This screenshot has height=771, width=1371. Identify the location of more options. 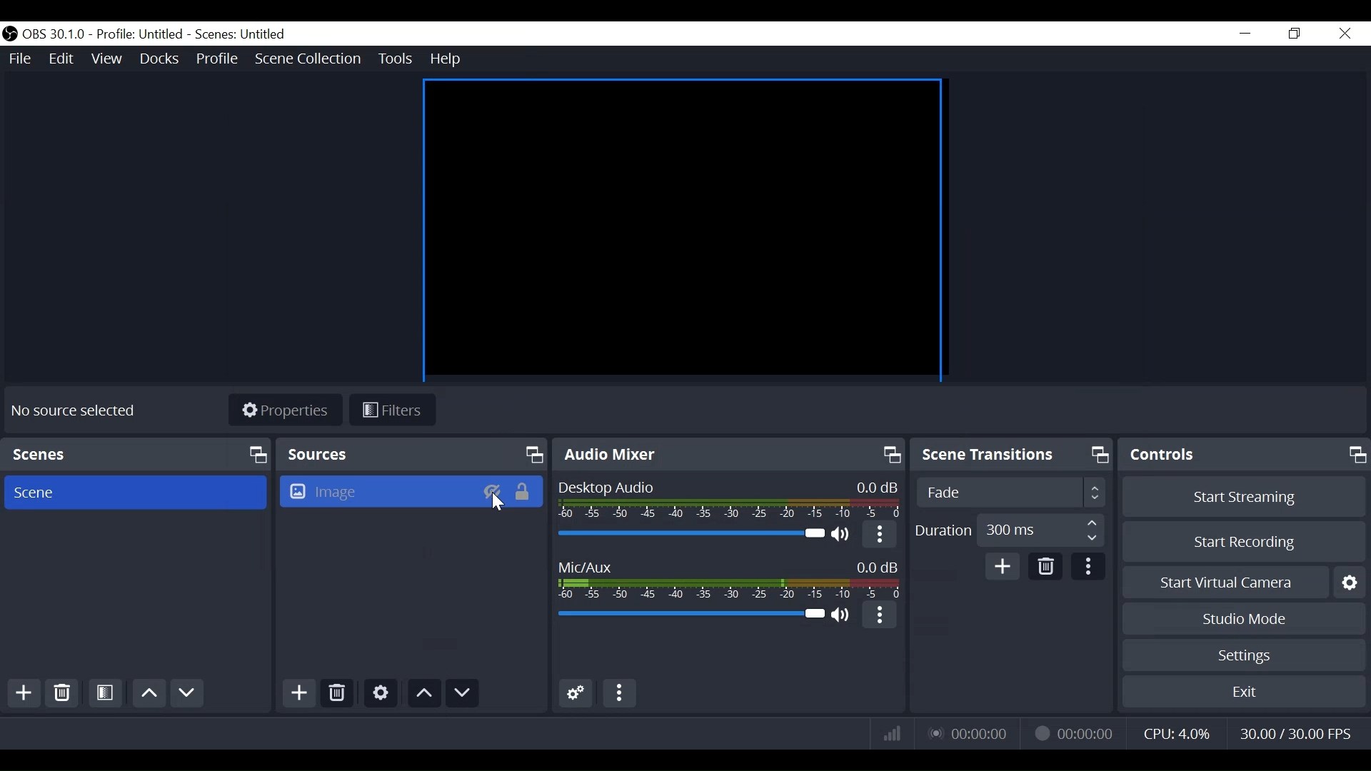
(880, 533).